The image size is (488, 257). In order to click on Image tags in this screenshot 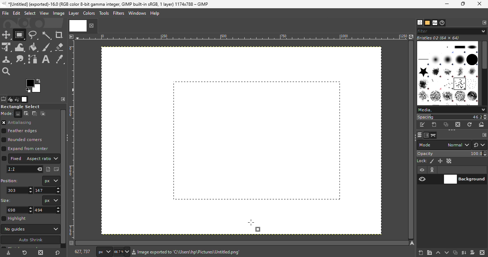, I will do `click(449, 74)`.